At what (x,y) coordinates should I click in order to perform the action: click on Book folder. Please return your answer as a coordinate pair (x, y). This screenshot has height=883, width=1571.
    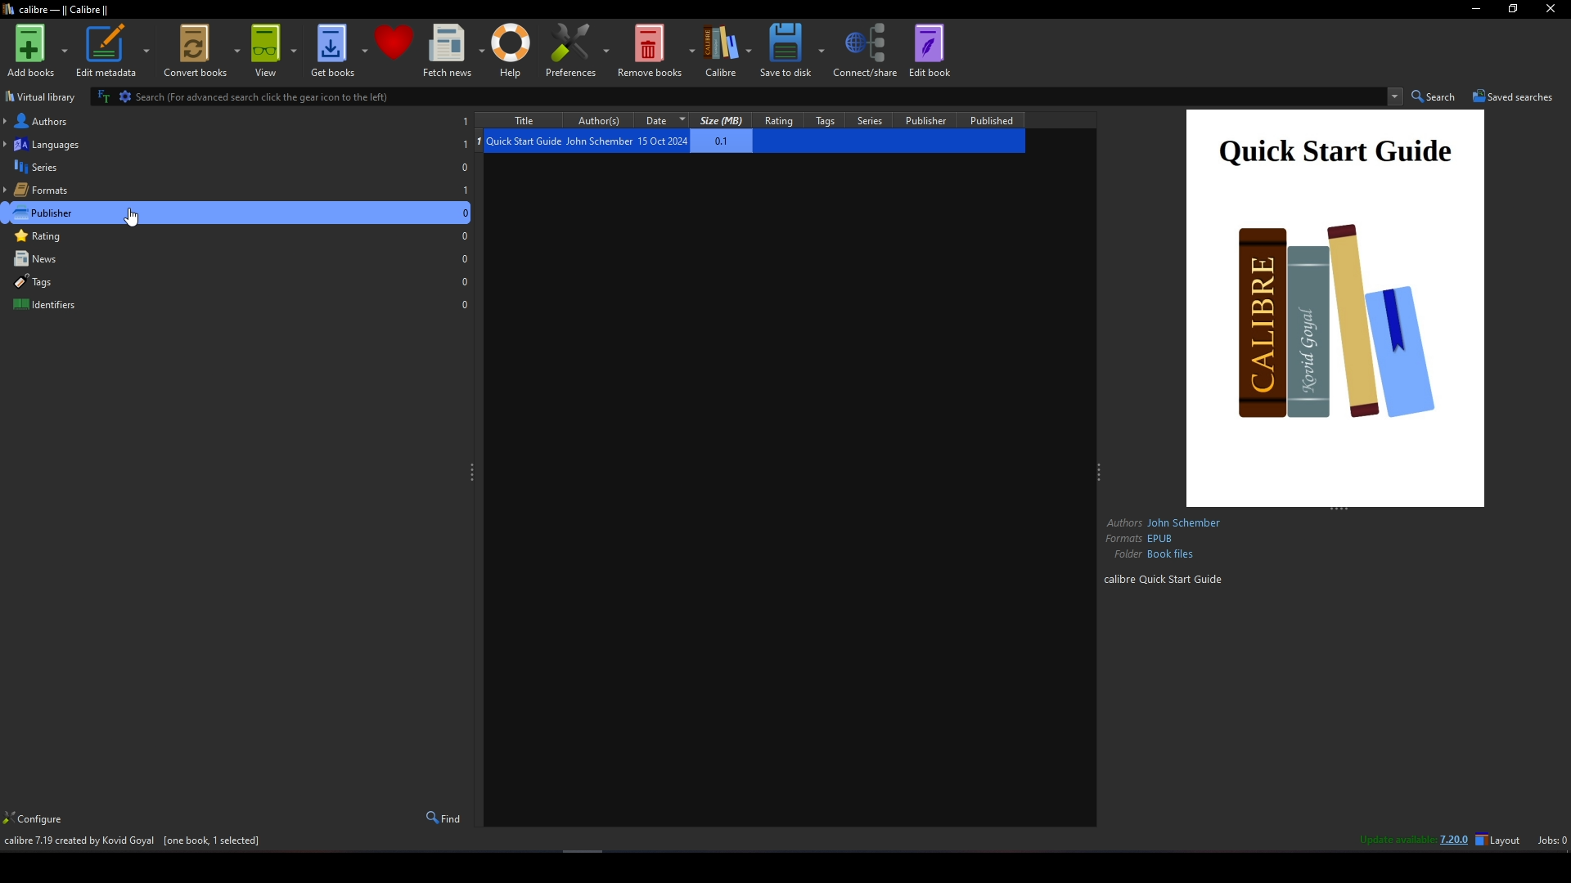
    Looking at the image, I should click on (1154, 555).